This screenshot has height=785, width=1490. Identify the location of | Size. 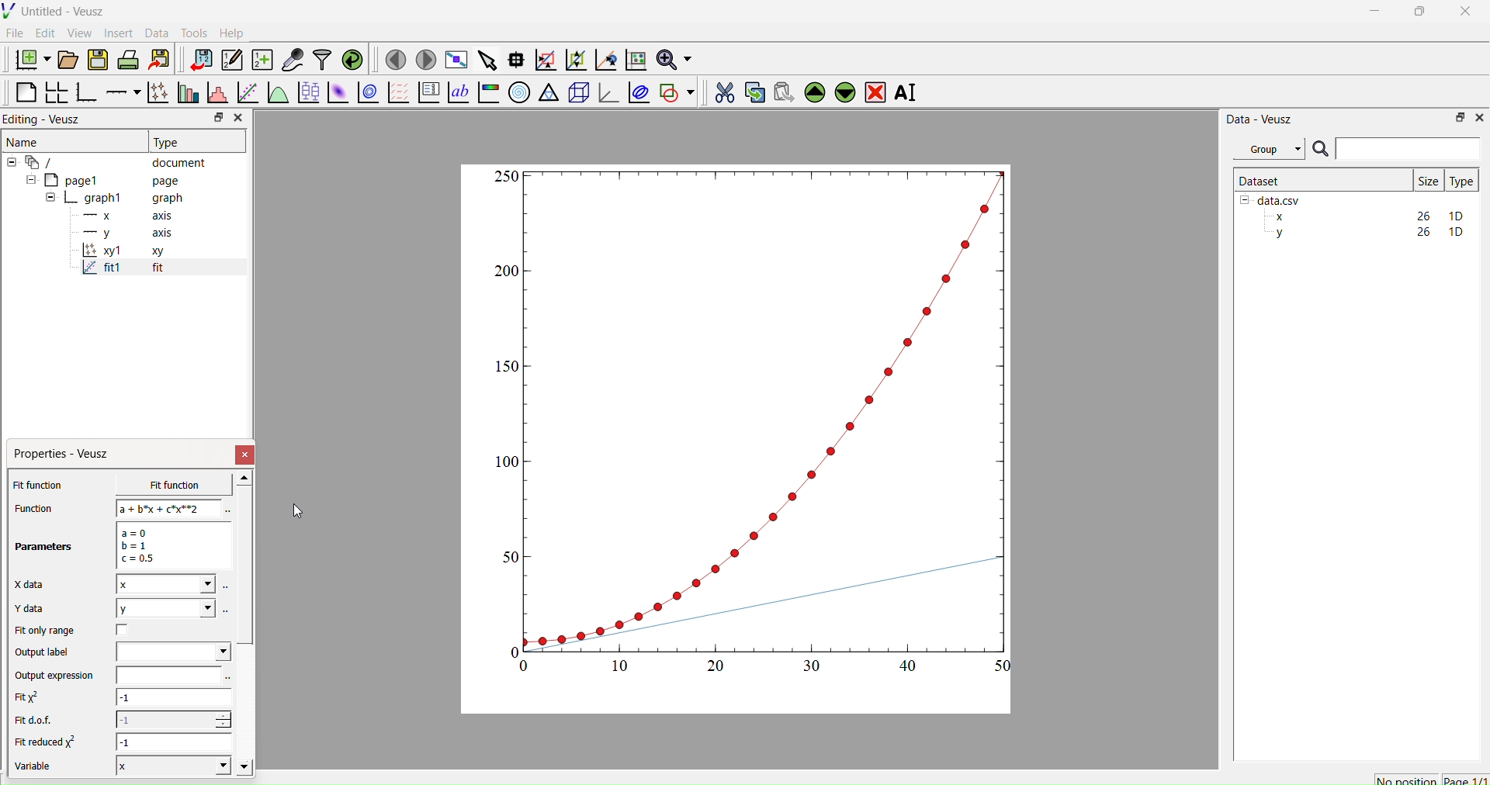
(1428, 179).